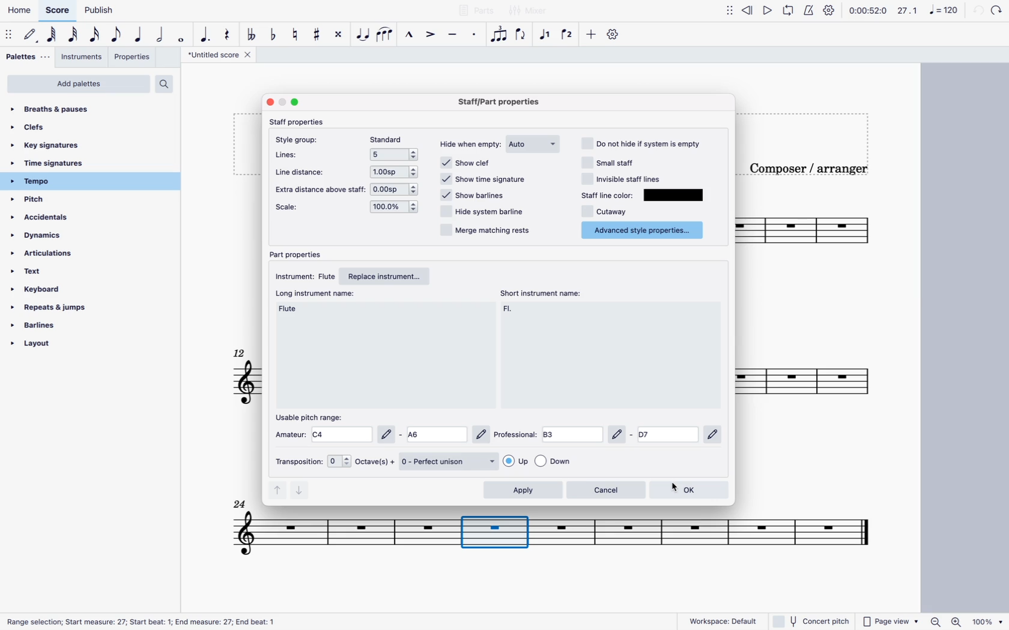 This screenshot has height=630, width=1009. What do you see at coordinates (304, 172) in the screenshot?
I see `line distance ` at bounding box center [304, 172].